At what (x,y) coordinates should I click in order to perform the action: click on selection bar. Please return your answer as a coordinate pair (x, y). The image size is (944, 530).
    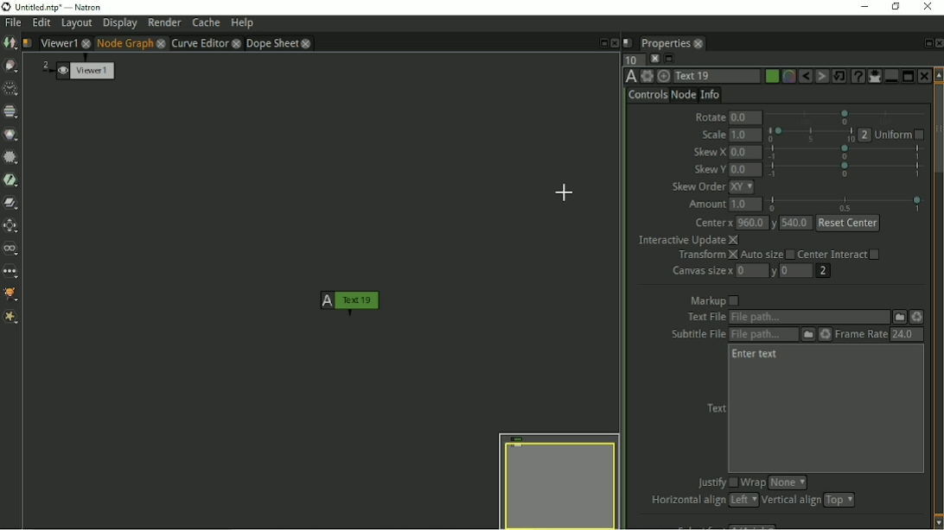
    Looking at the image, I should click on (845, 171).